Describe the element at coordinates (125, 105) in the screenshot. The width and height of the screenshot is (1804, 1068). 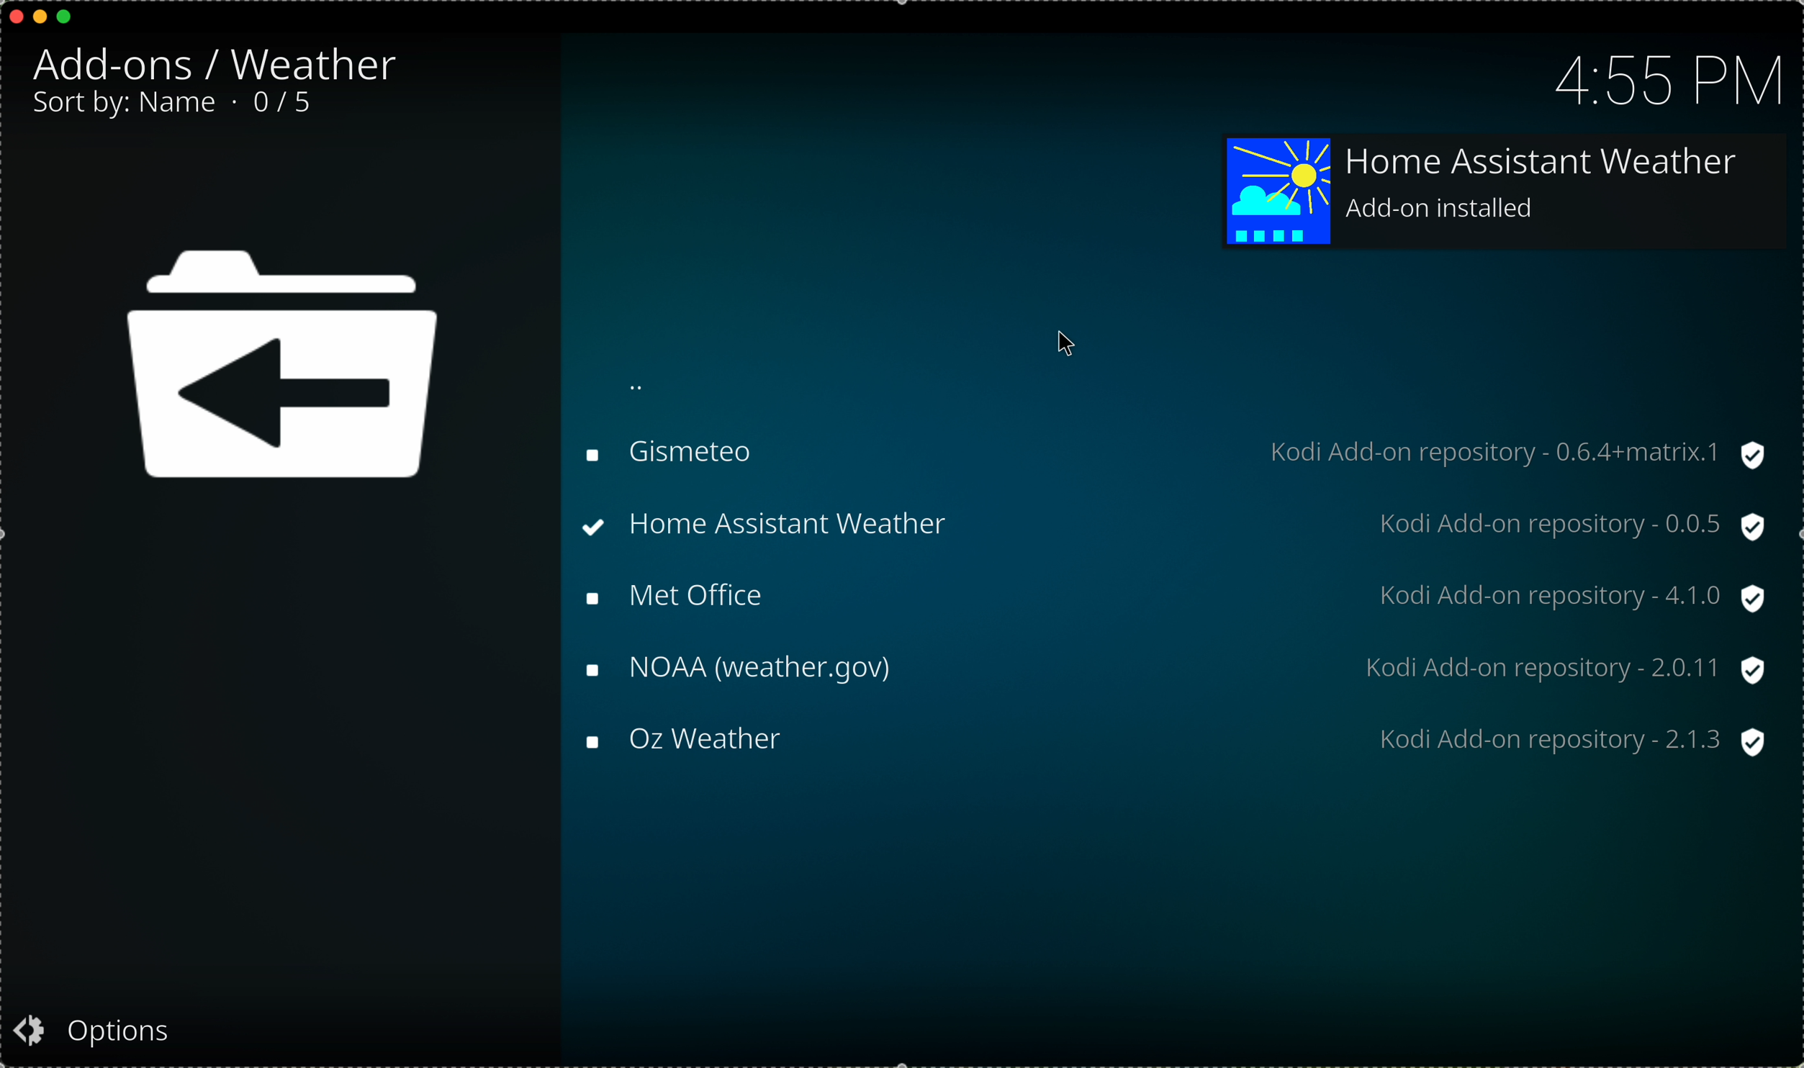
I see `sort by: name` at that location.